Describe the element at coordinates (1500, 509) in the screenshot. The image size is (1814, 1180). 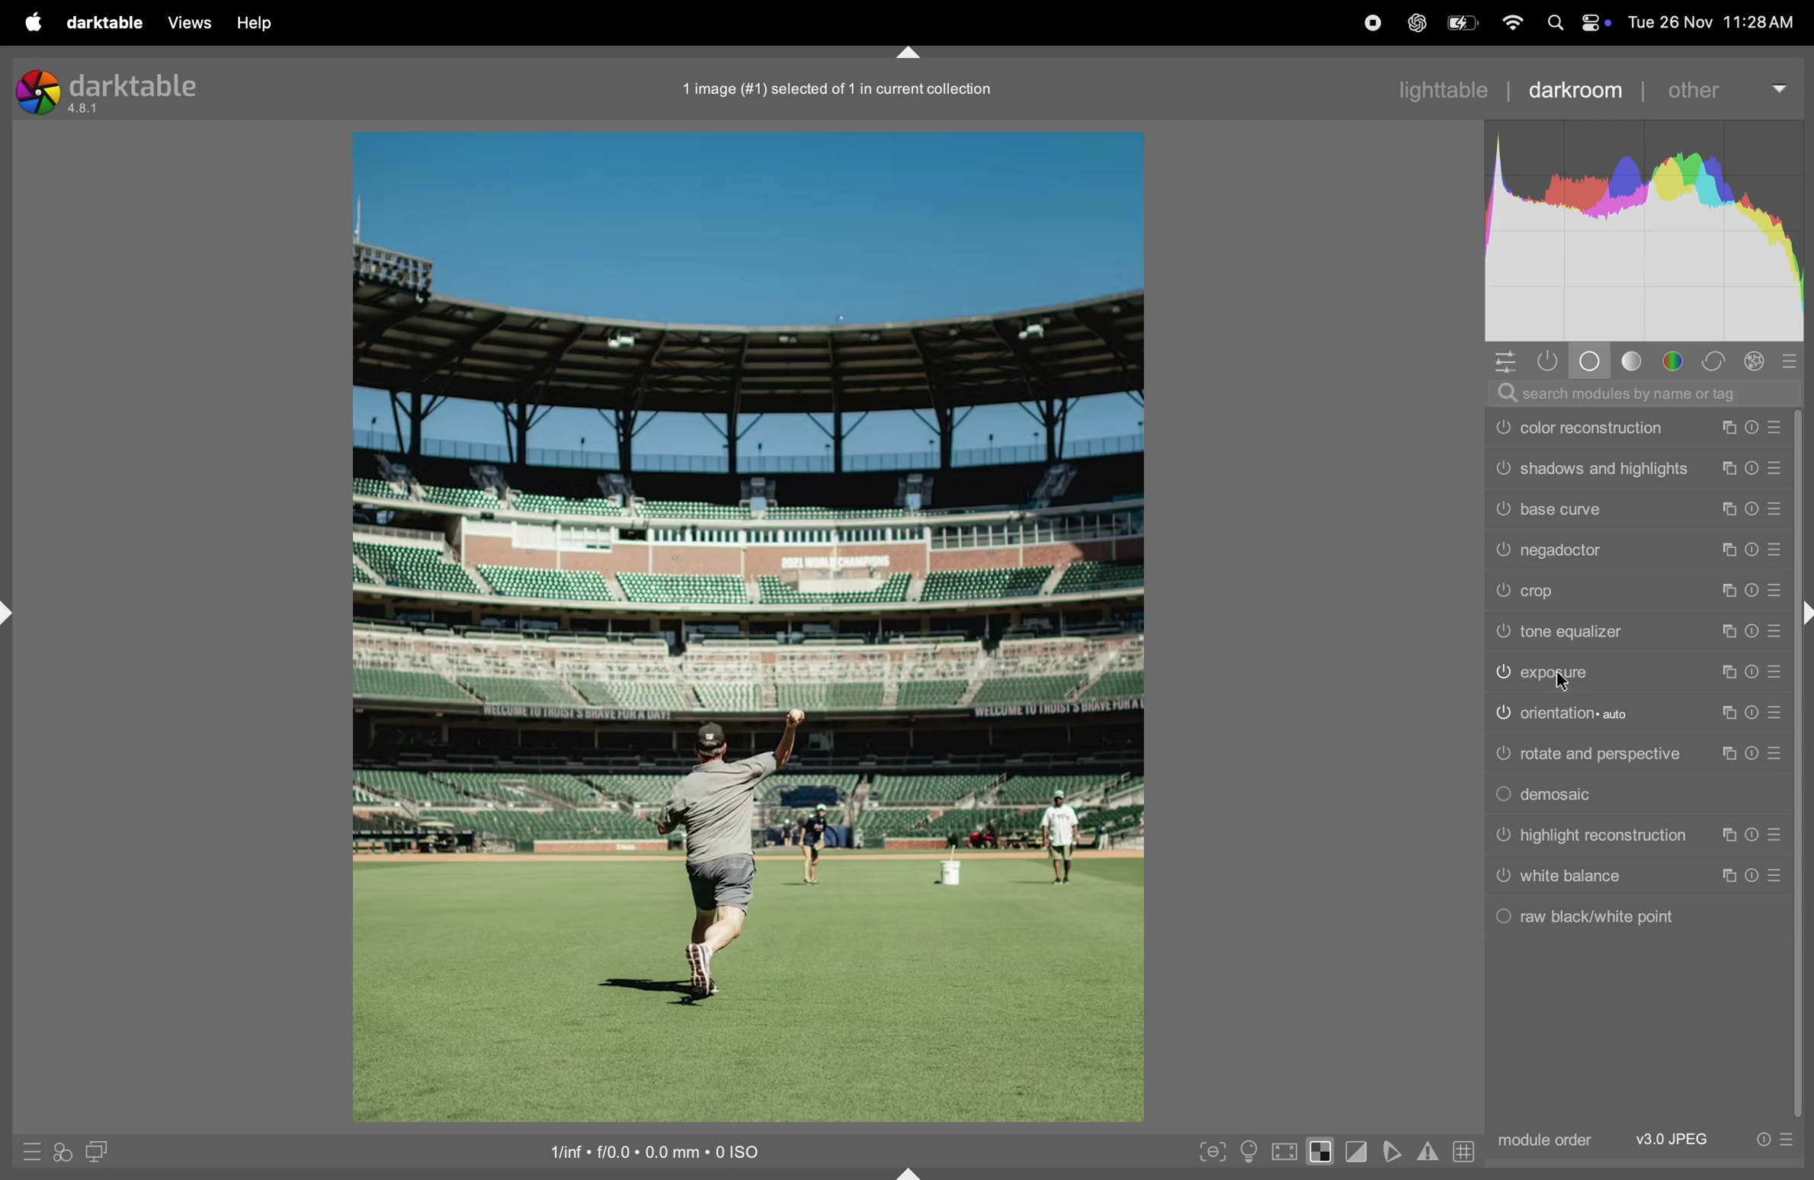
I see `Switch on or off` at that location.